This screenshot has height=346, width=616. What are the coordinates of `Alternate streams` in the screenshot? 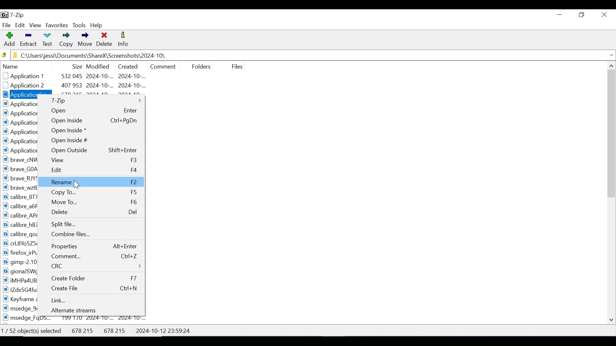 It's located at (92, 310).